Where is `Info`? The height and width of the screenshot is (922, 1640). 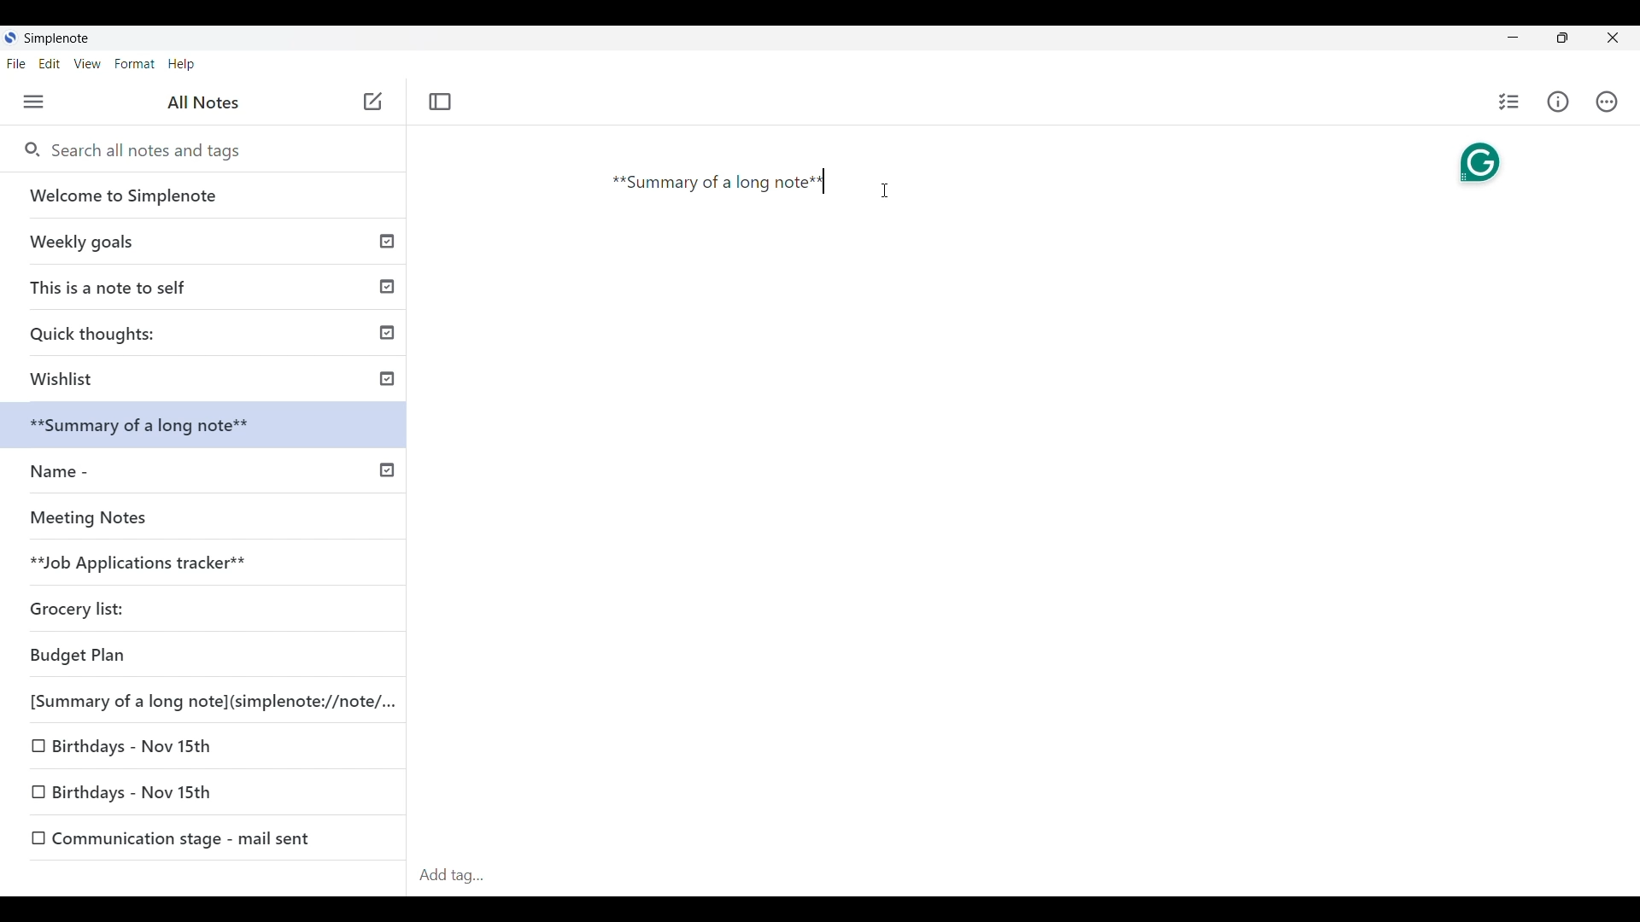 Info is located at coordinates (1558, 102).